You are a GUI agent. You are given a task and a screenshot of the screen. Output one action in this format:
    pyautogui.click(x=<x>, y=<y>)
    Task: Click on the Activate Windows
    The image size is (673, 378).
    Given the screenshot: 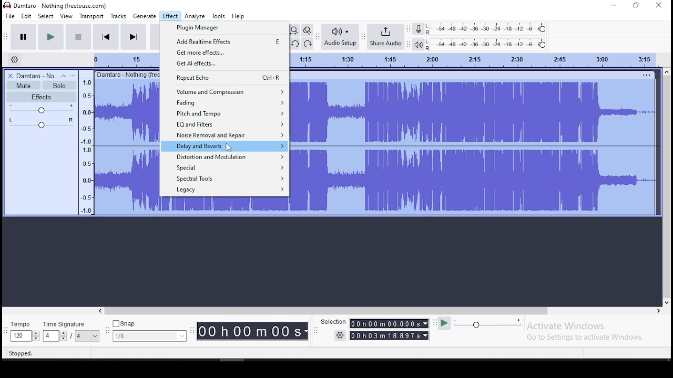 What is the action you would take?
    pyautogui.click(x=566, y=326)
    